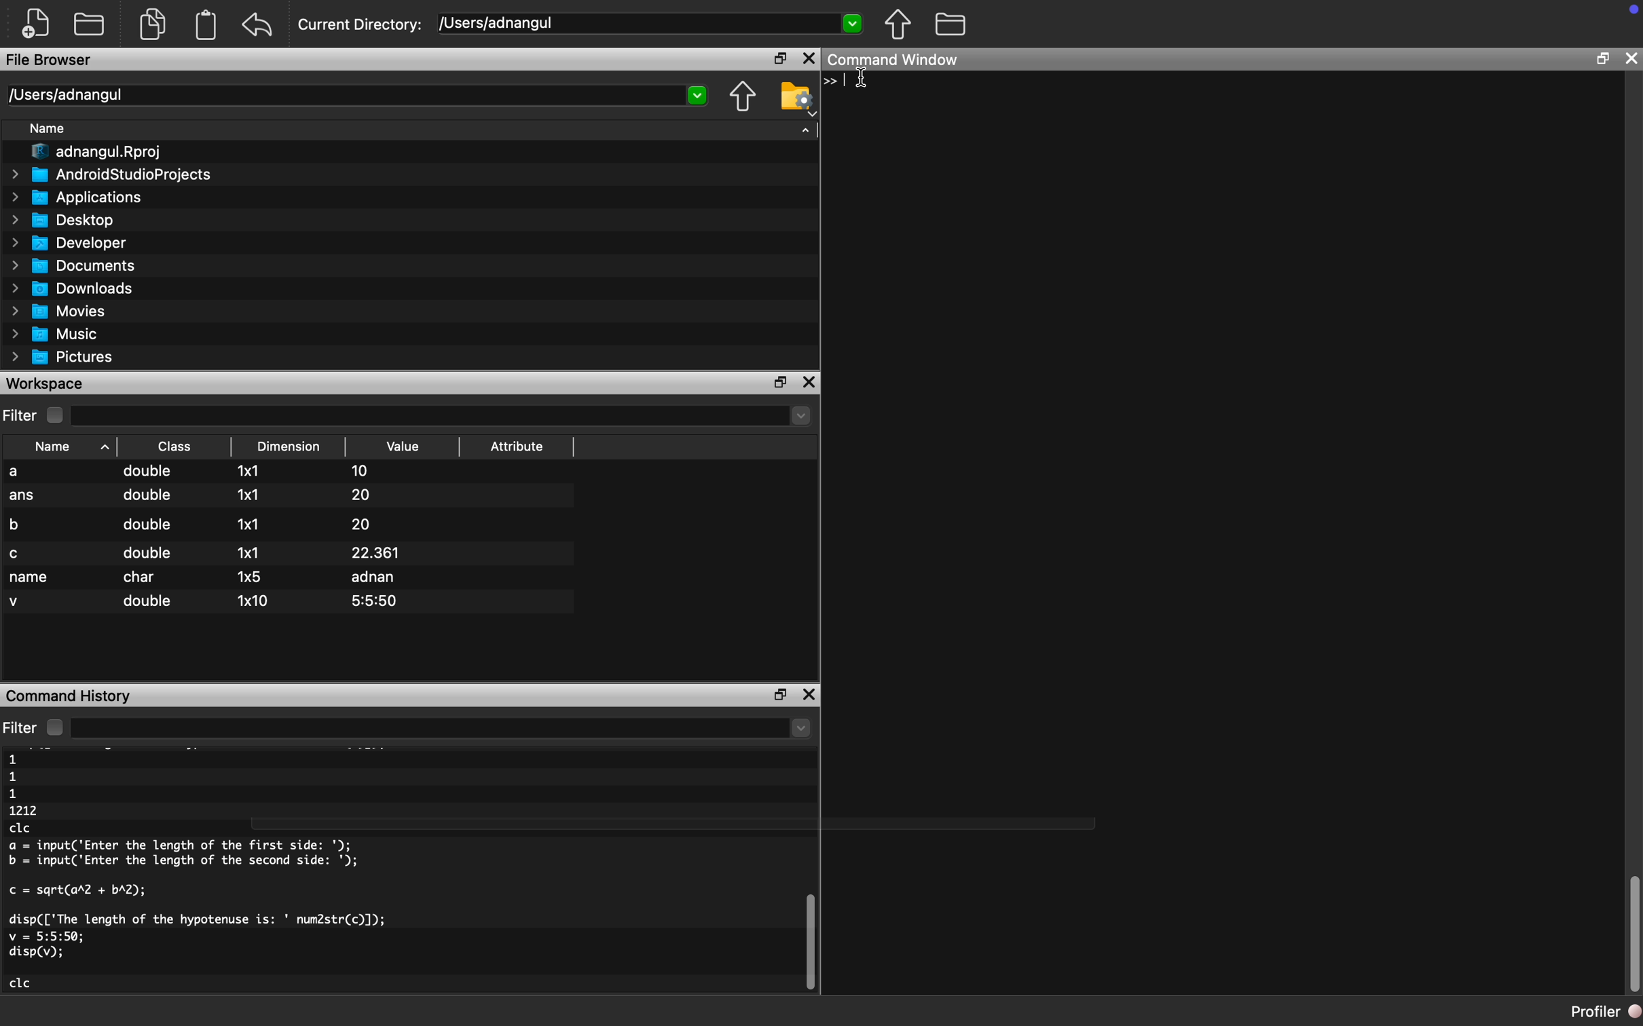  Describe the element at coordinates (1631, 58) in the screenshot. I see `close` at that location.